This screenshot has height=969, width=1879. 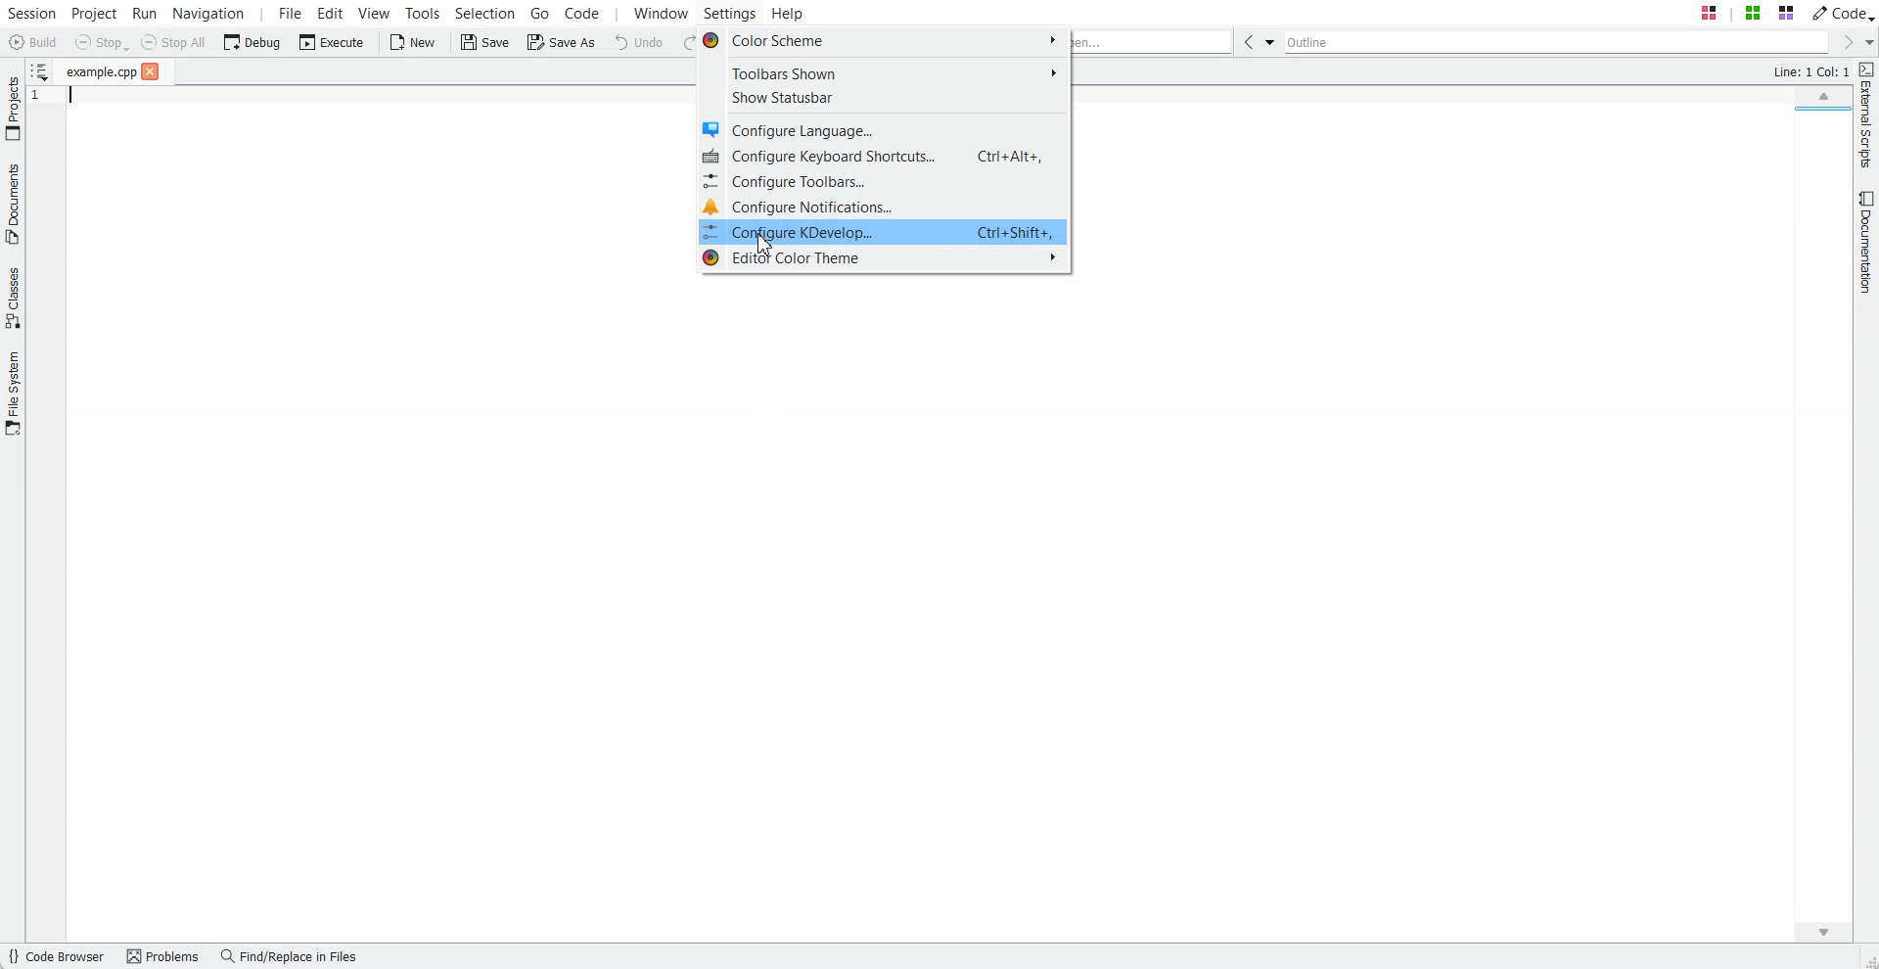 What do you see at coordinates (884, 98) in the screenshot?
I see `Show Statusbar` at bounding box center [884, 98].